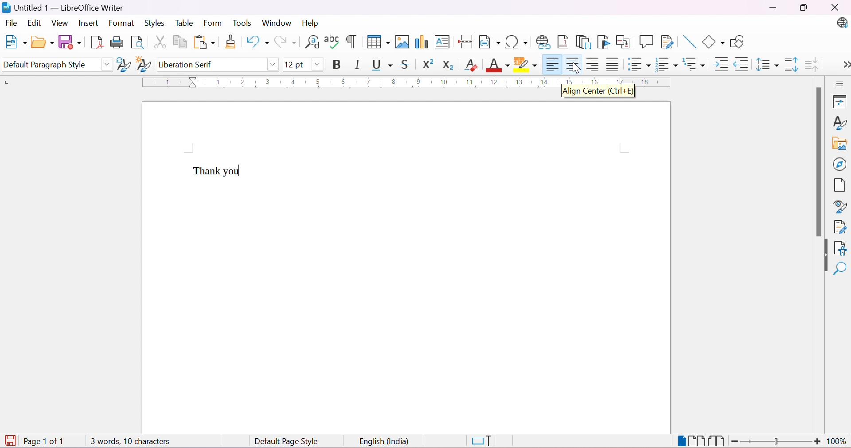  What do you see at coordinates (153, 23) in the screenshot?
I see `Styles` at bounding box center [153, 23].